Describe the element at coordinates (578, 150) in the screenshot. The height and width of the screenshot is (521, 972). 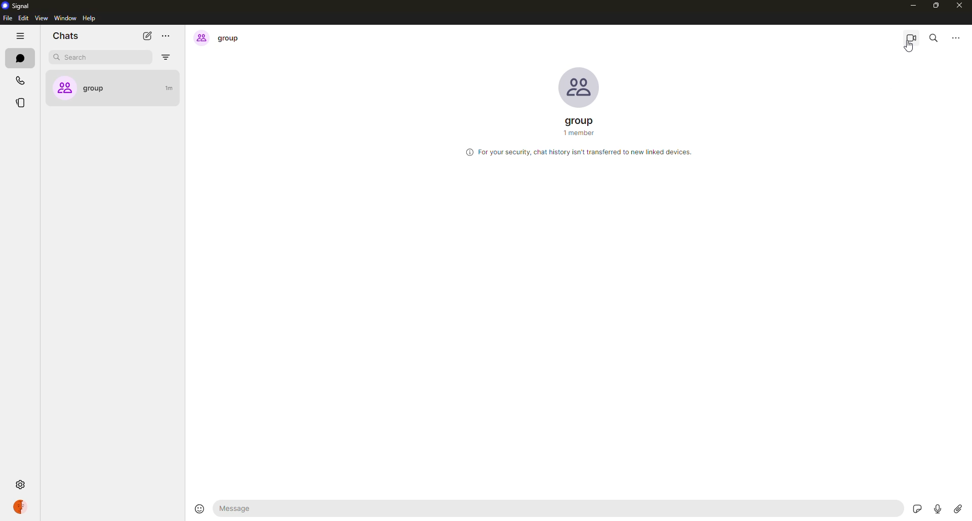
I see `info` at that location.